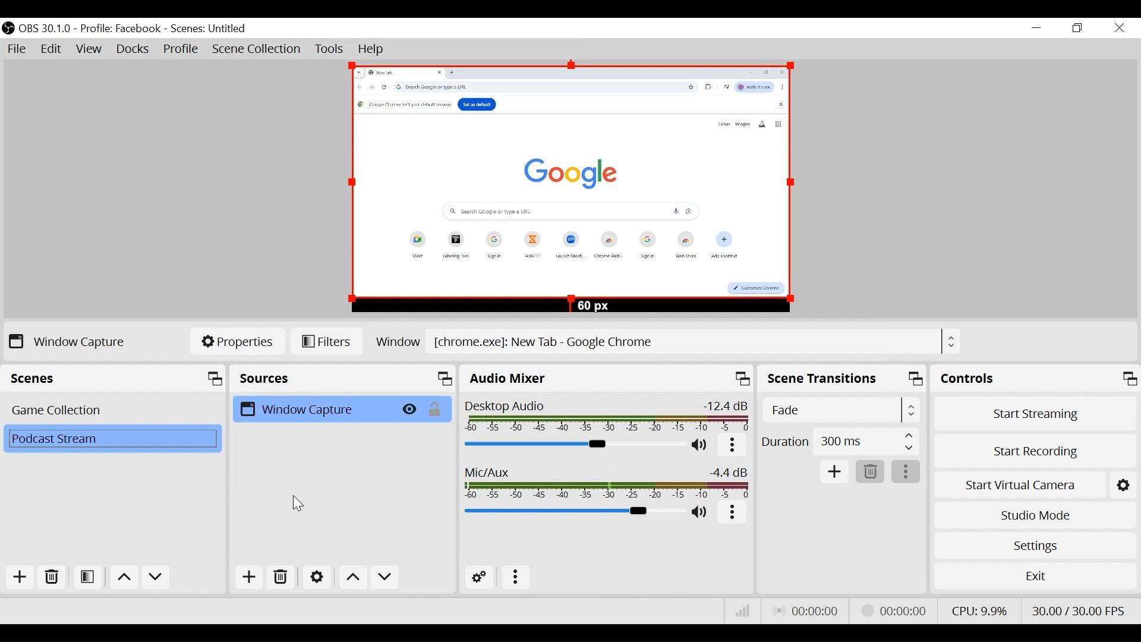 The width and height of the screenshot is (1141, 642). Describe the element at coordinates (123, 578) in the screenshot. I see `Move up` at that location.